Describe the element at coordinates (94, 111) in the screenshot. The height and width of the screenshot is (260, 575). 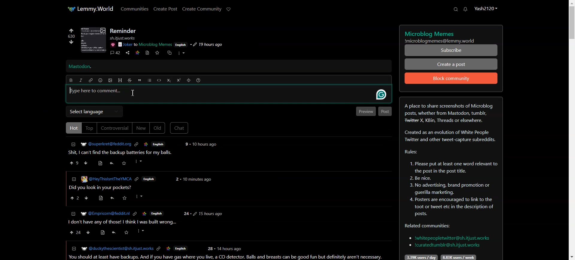
I see `Select language` at that location.